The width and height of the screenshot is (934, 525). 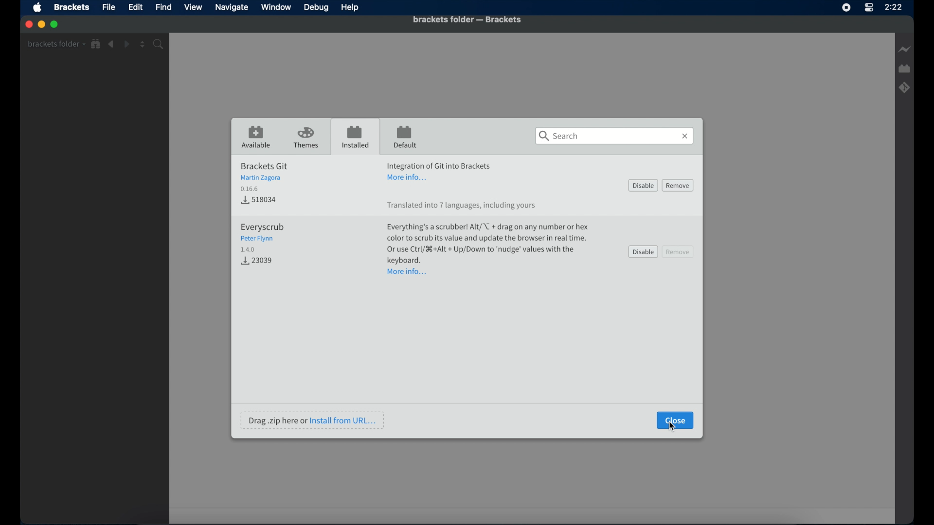 What do you see at coordinates (262, 237) in the screenshot?
I see `every scrub extension ` at bounding box center [262, 237].